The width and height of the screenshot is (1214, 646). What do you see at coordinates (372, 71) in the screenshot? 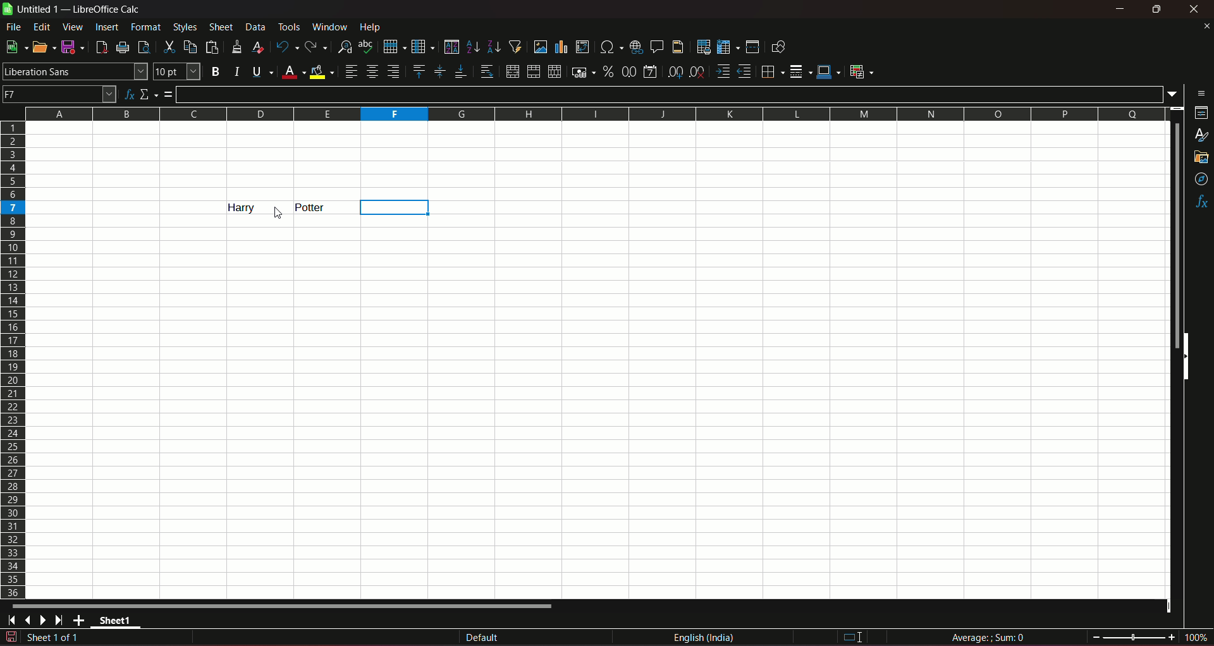
I see `align center` at bounding box center [372, 71].